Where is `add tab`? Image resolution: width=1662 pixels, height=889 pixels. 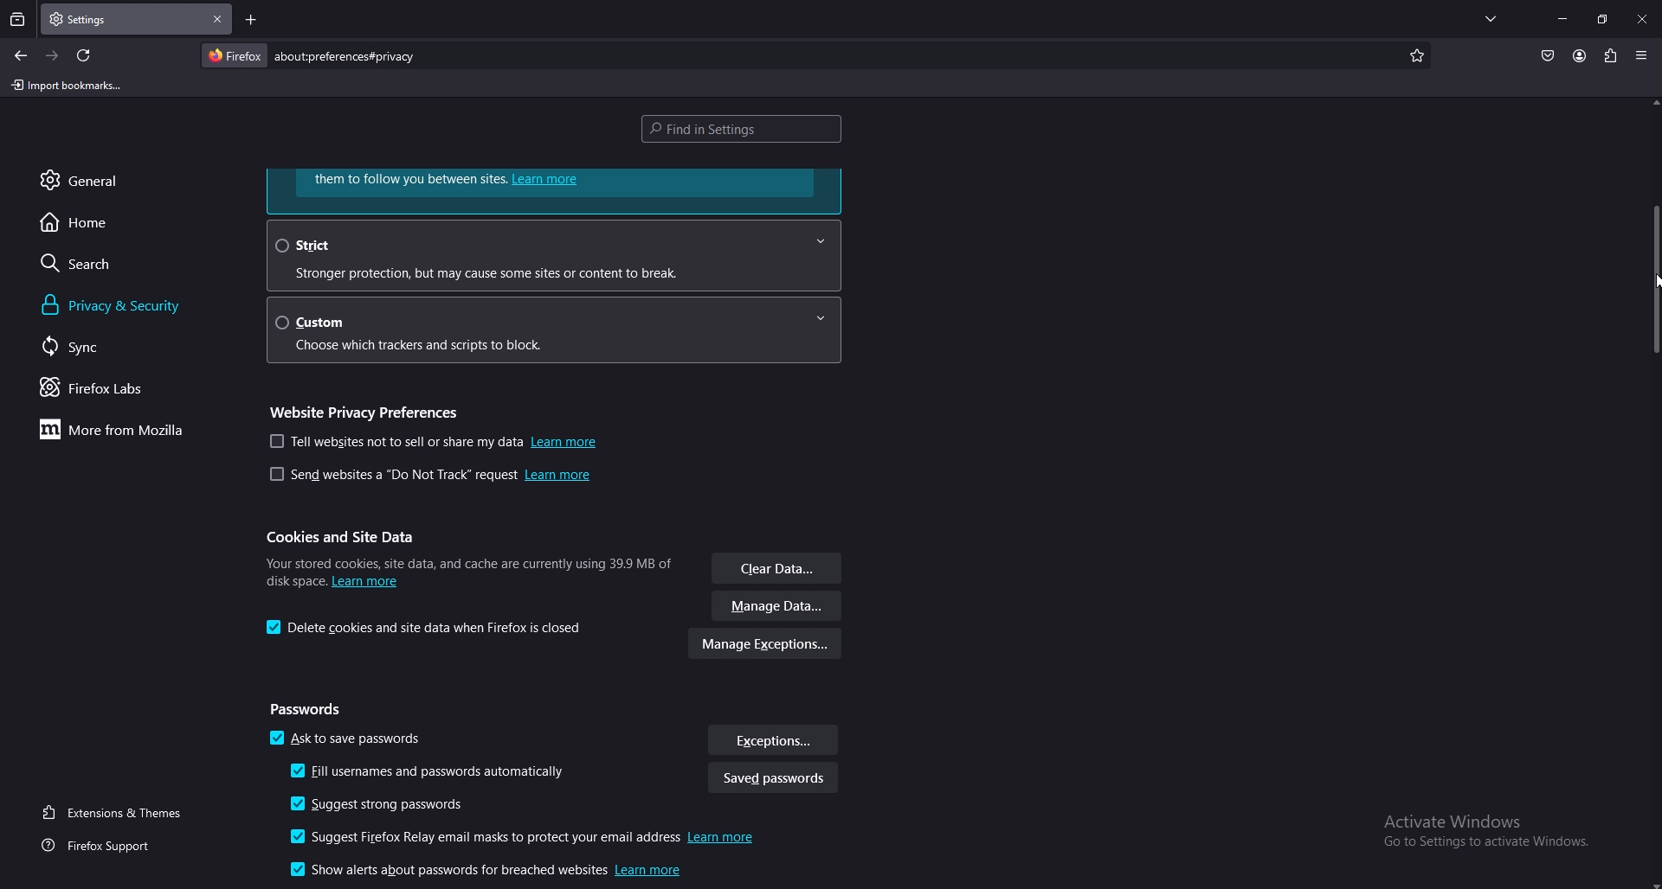
add tab is located at coordinates (249, 19).